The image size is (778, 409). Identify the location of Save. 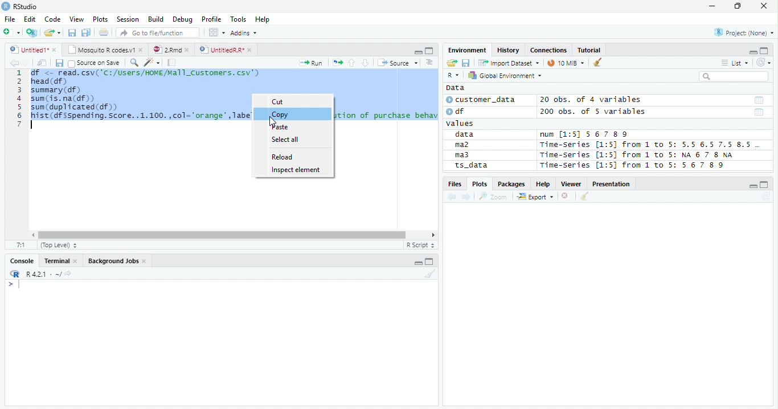
(59, 63).